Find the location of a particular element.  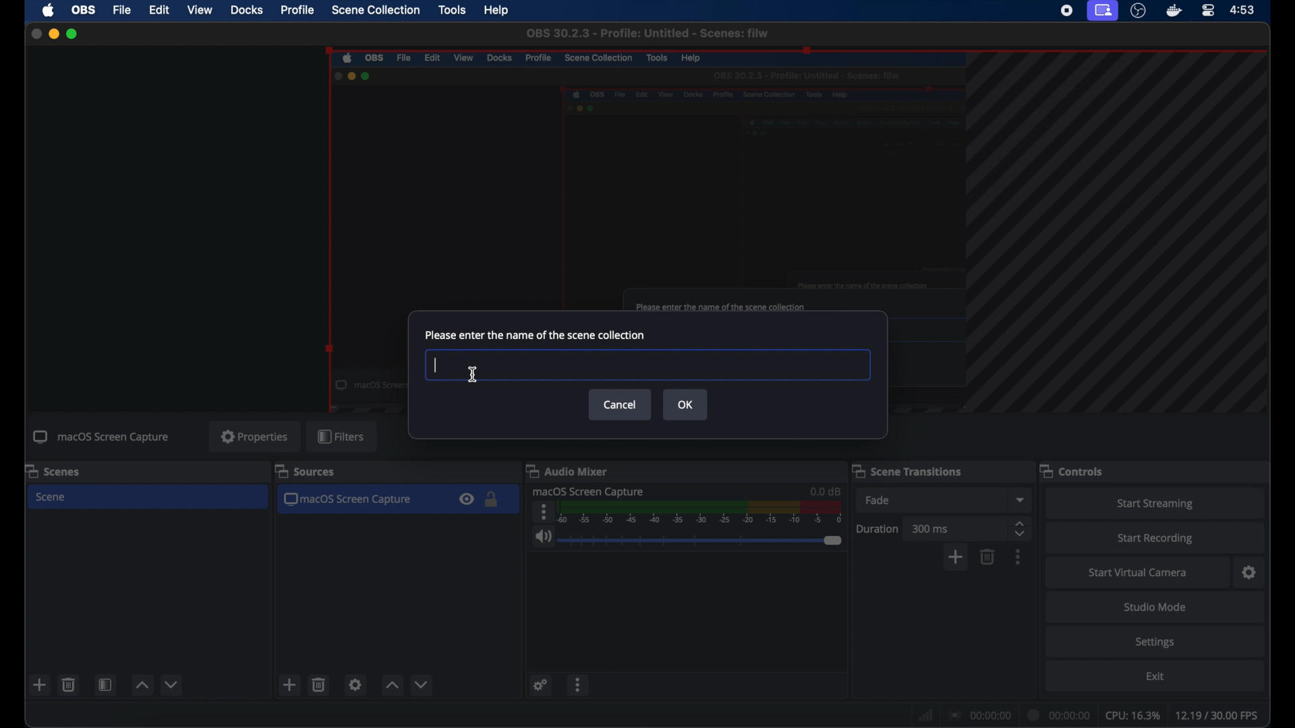

I beam cursor is located at coordinates (473, 374).